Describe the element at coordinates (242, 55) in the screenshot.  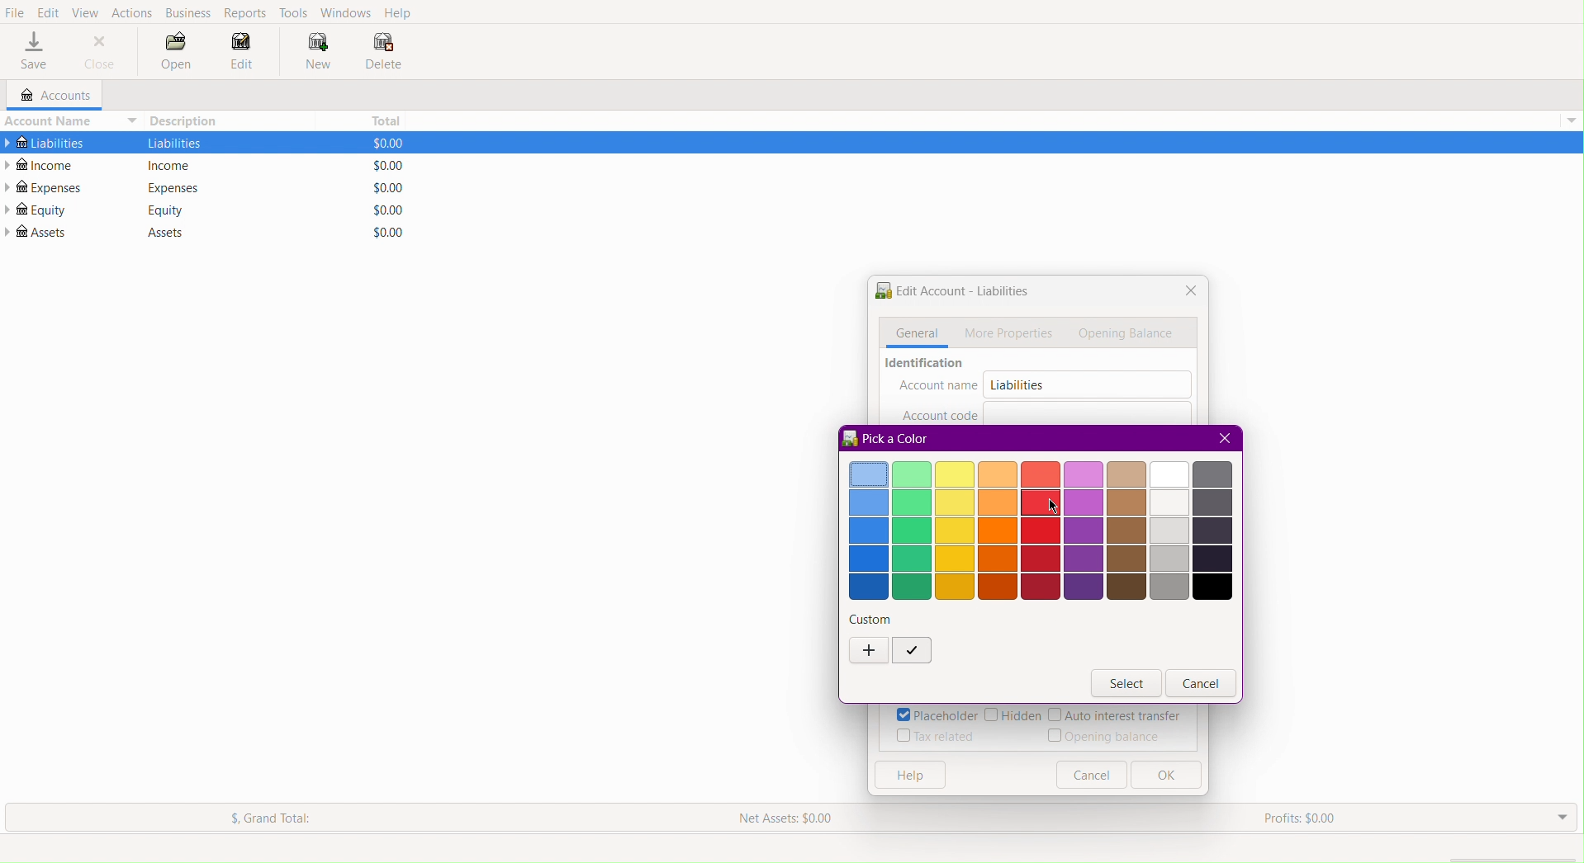
I see `Edit` at that location.